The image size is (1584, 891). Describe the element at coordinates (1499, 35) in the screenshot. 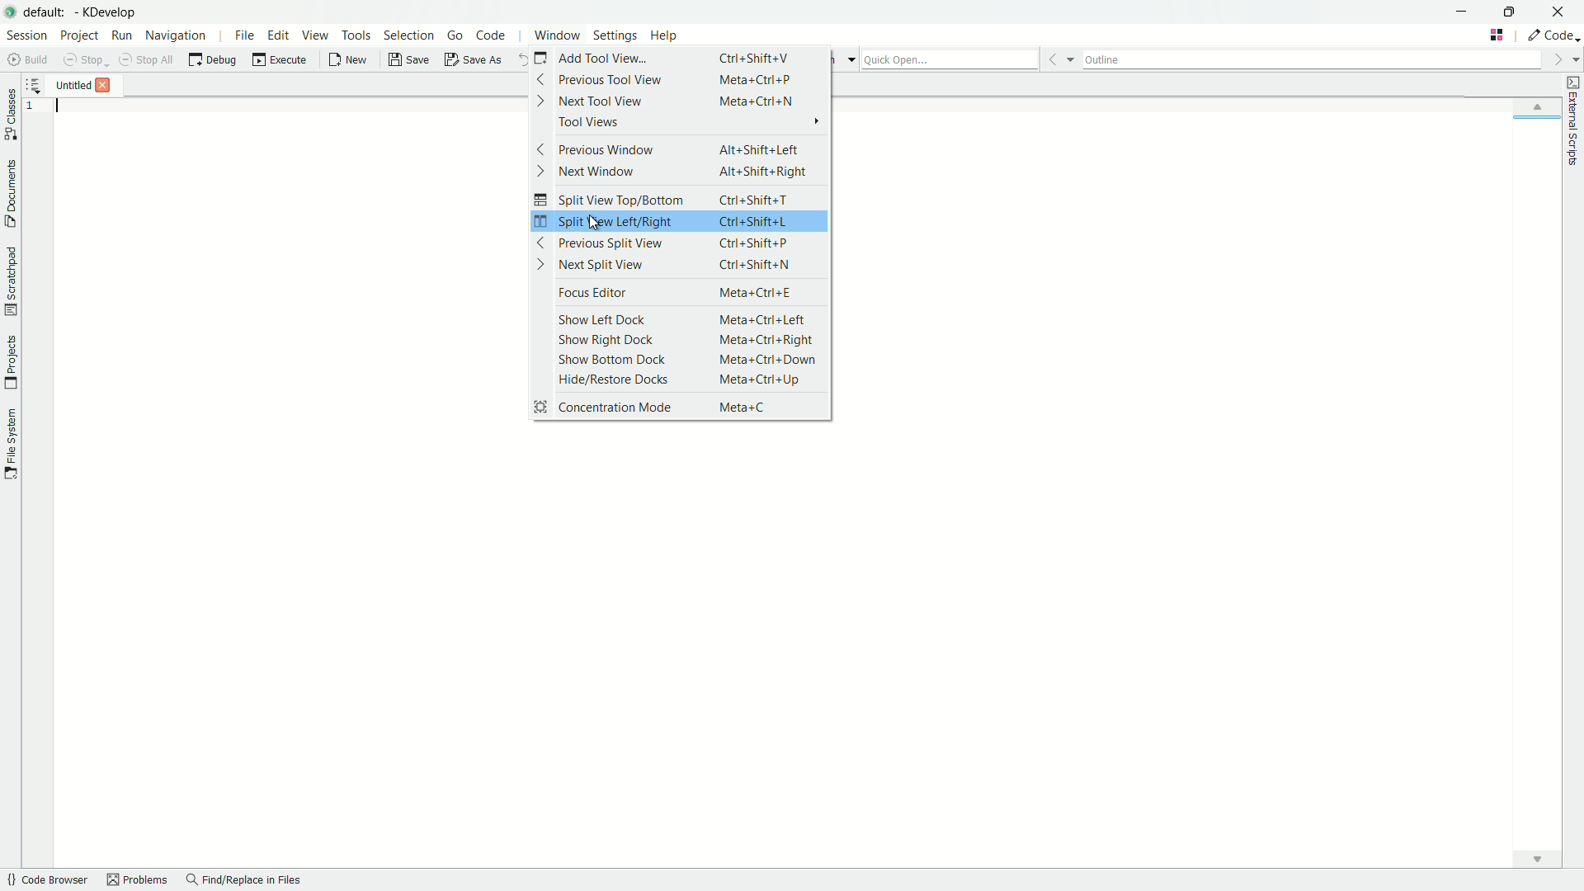

I see `change tab layout` at that location.